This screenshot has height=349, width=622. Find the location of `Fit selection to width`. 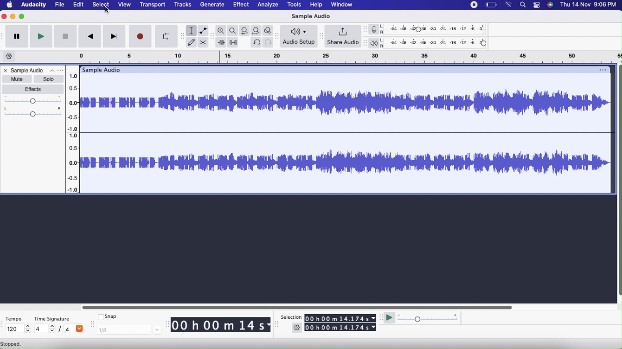

Fit selection to width is located at coordinates (245, 30).